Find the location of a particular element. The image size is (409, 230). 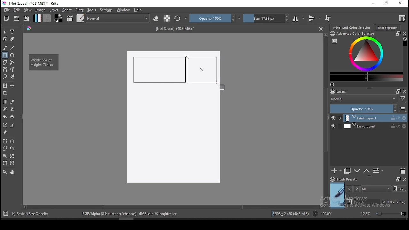

Target is located at coordinates (6, 214).